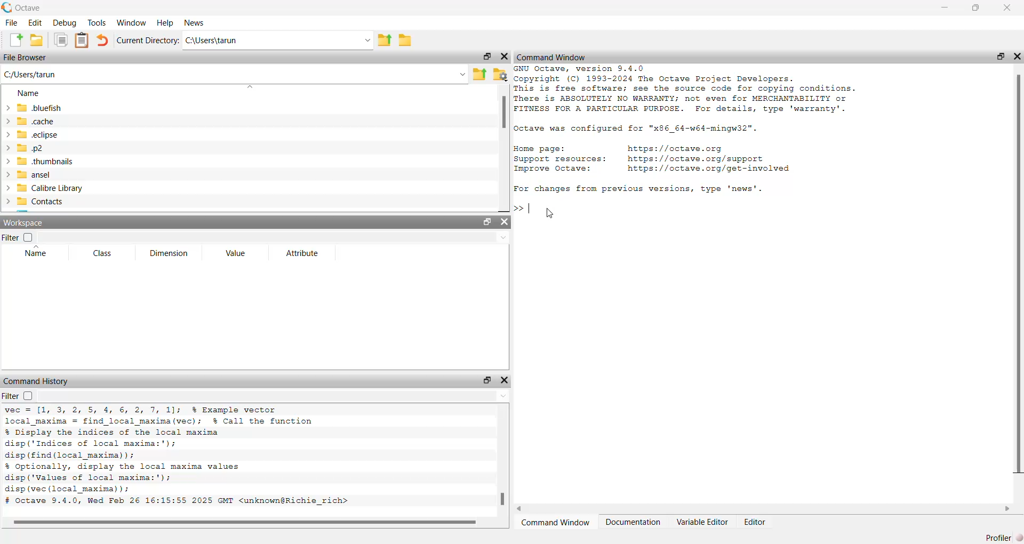 The height and width of the screenshot is (544, 1024). What do you see at coordinates (500, 74) in the screenshot?
I see `Browse your files` at bounding box center [500, 74].